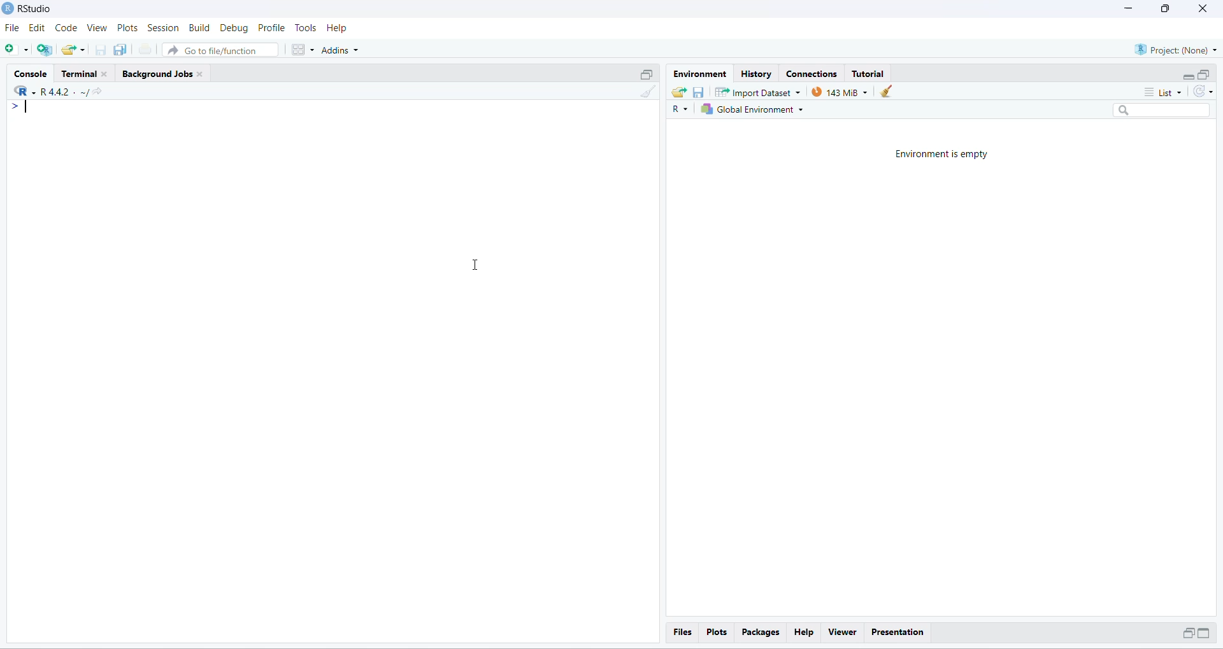  What do you see at coordinates (75, 50) in the screenshot?
I see `share folder as` at bounding box center [75, 50].